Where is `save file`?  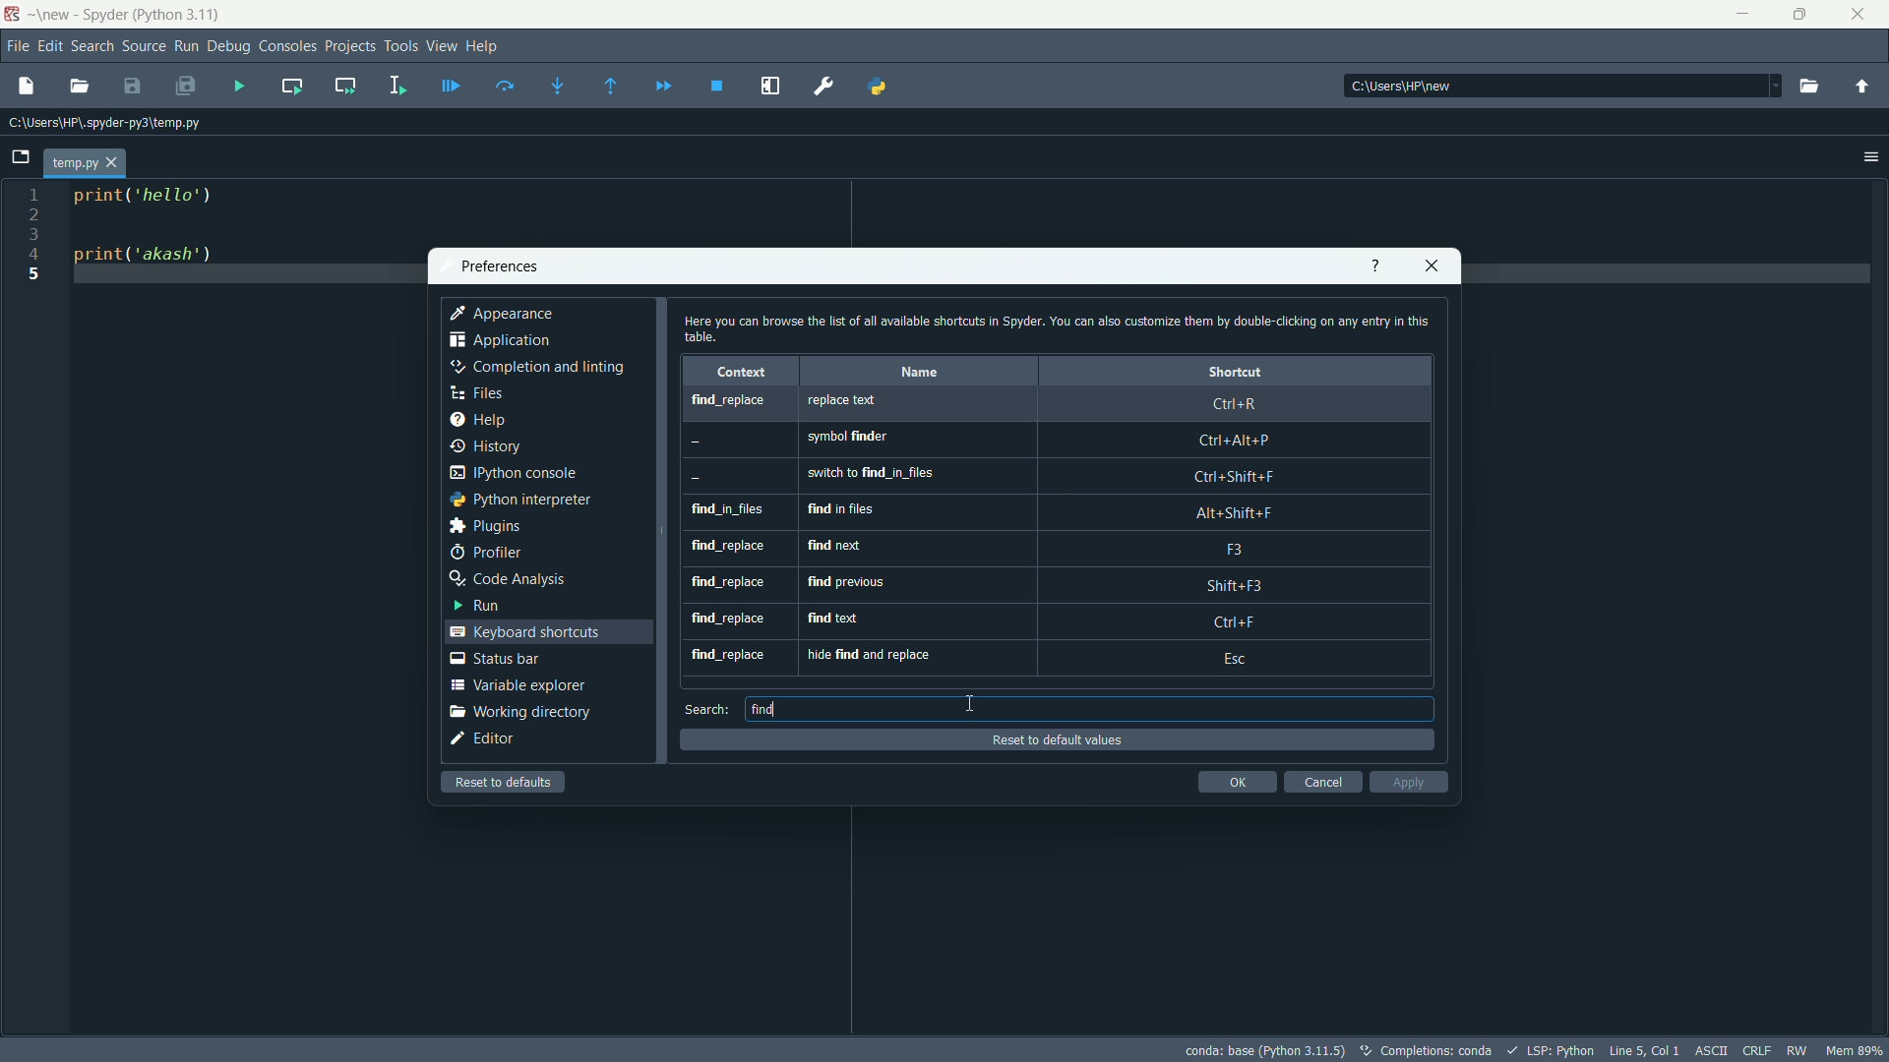
save file is located at coordinates (133, 88).